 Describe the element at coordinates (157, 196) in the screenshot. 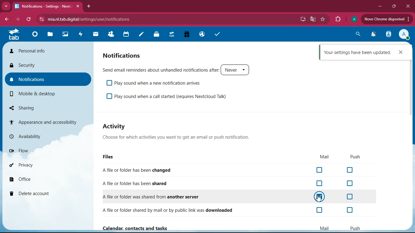

I see `another server` at that location.